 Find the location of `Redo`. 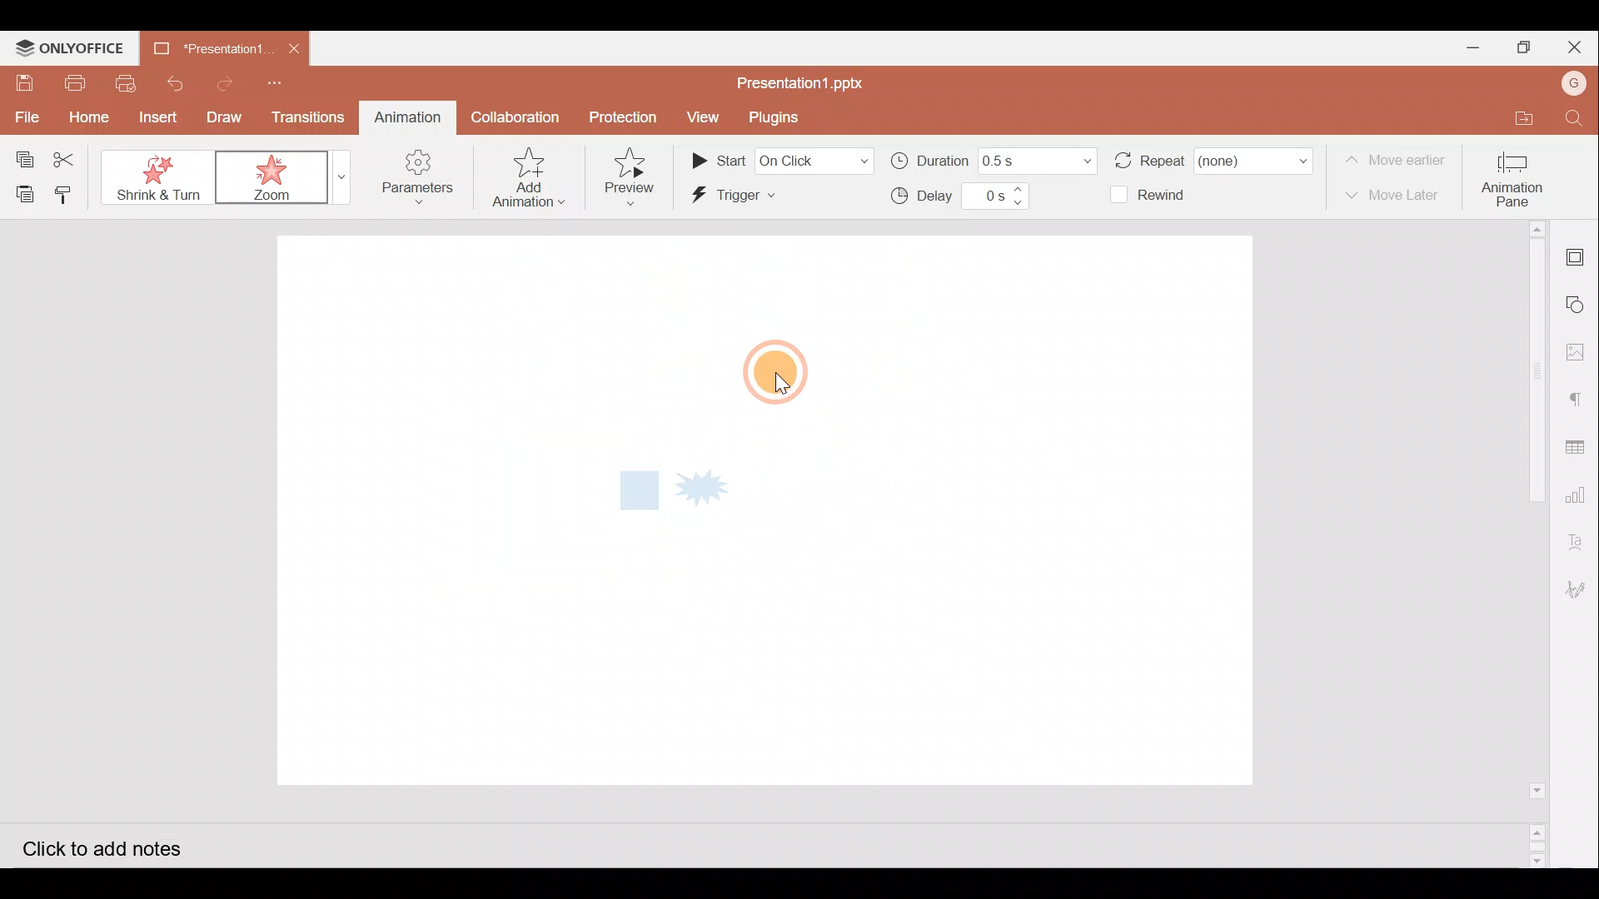

Redo is located at coordinates (225, 81).